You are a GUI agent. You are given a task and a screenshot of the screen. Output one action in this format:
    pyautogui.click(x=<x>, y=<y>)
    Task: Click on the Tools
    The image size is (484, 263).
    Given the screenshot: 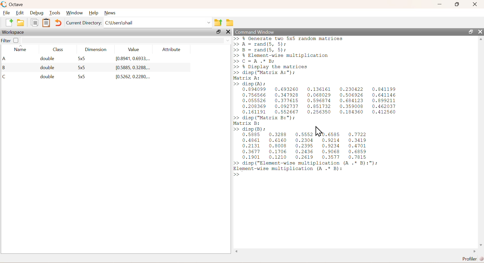 What is the action you would take?
    pyautogui.click(x=55, y=13)
    